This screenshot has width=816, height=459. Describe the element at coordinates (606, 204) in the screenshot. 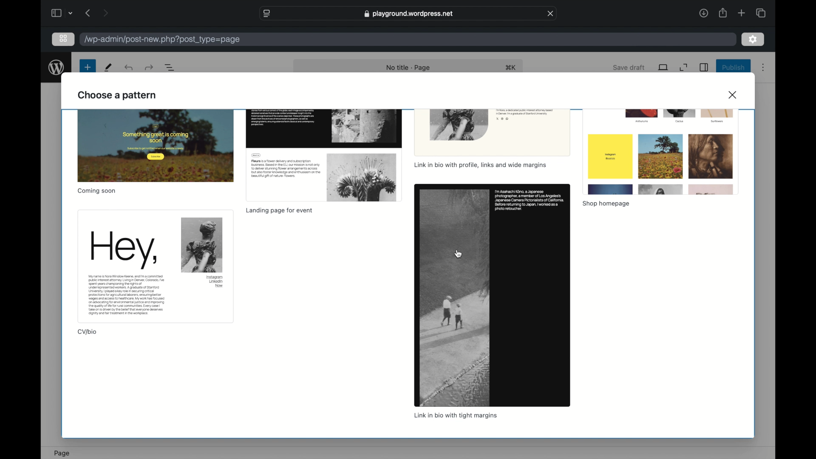

I see `shop homepage` at that location.